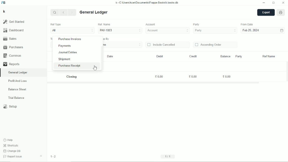 The height and width of the screenshot is (162, 288). I want to click on k - C:\Users\Acer\Documents\Frappe books\k.books.db, so click(147, 3).